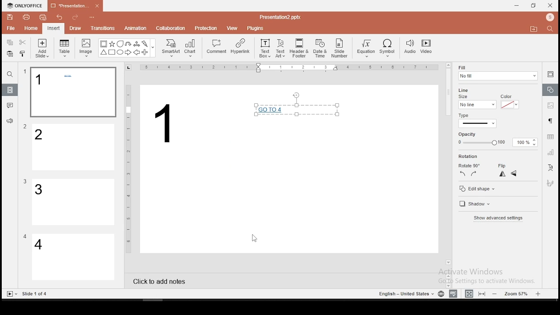 Image resolution: width=560 pixels, height=315 pixels. What do you see at coordinates (389, 49) in the screenshot?
I see `symbol` at bounding box center [389, 49].